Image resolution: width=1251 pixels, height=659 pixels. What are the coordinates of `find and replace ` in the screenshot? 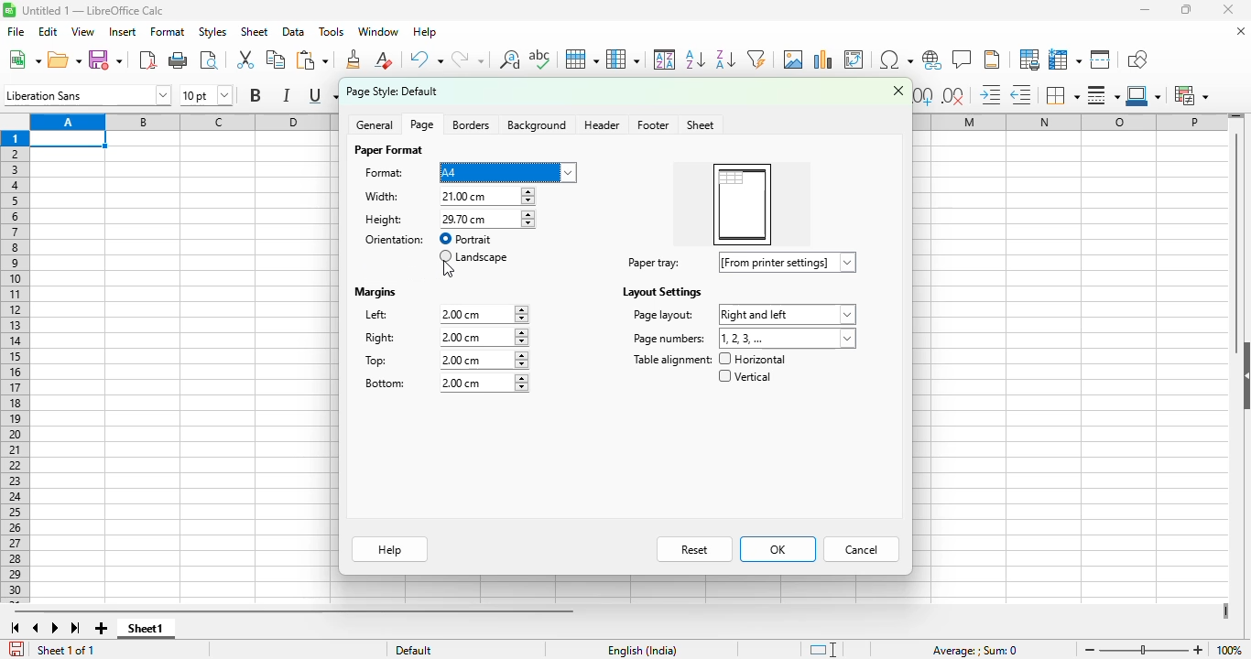 It's located at (510, 59).